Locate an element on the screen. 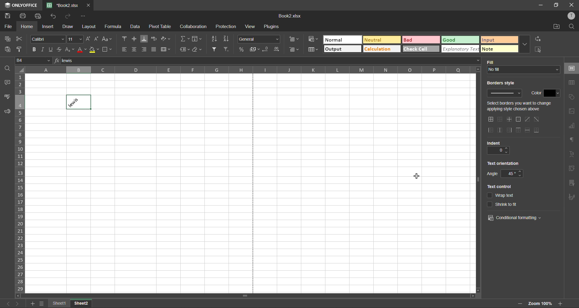 This screenshot has height=308, width=579. align right is located at coordinates (143, 49).